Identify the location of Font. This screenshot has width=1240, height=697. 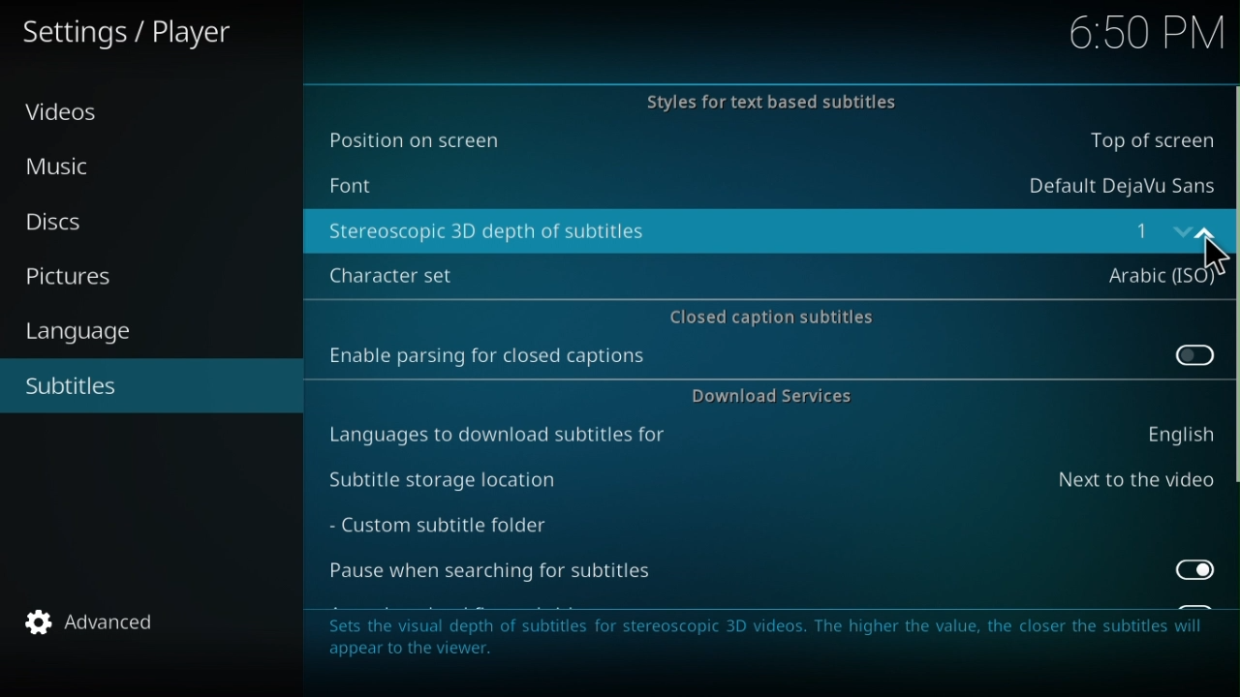
(766, 182).